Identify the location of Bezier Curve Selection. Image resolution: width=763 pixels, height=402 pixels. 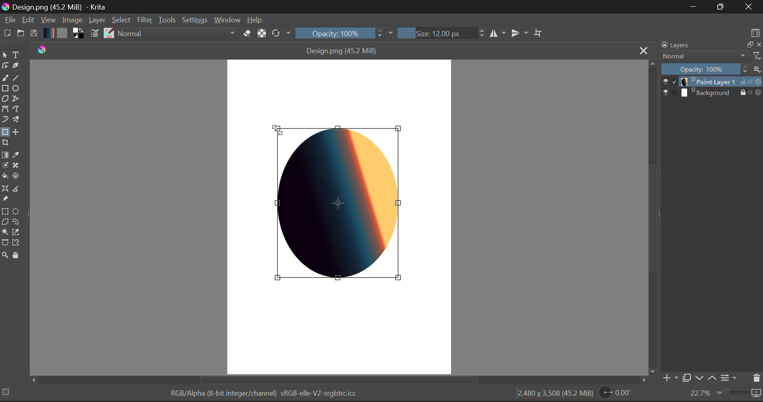
(5, 244).